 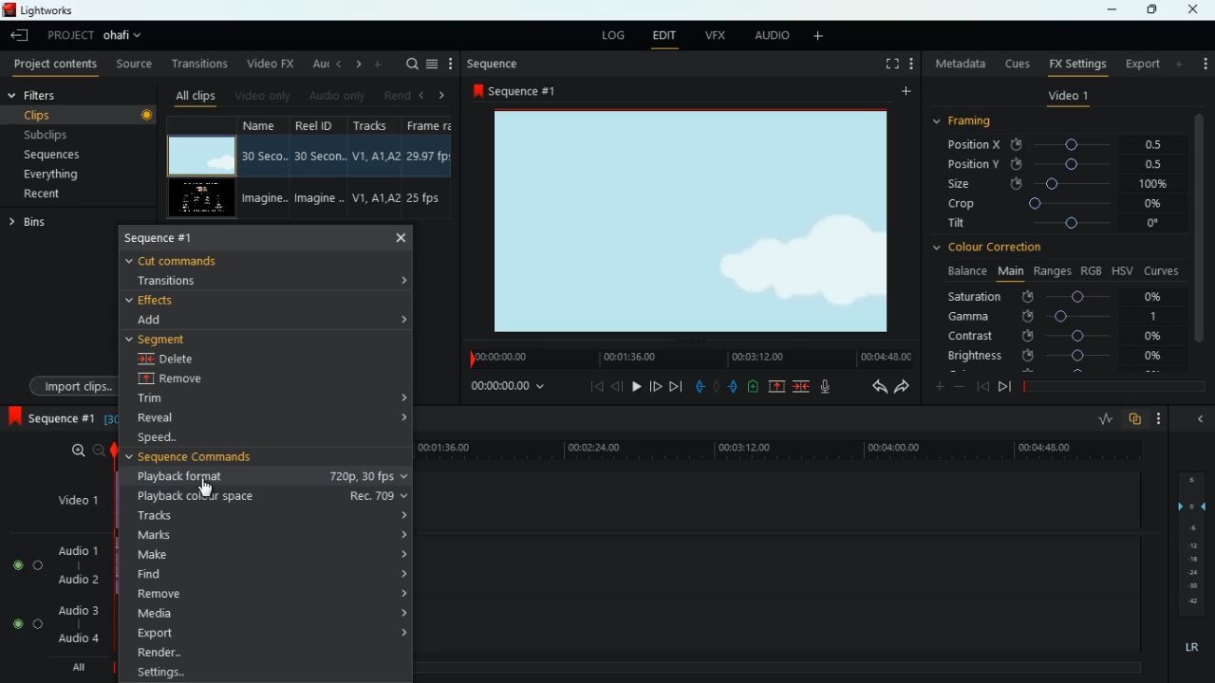 I want to click on media, so click(x=269, y=614).